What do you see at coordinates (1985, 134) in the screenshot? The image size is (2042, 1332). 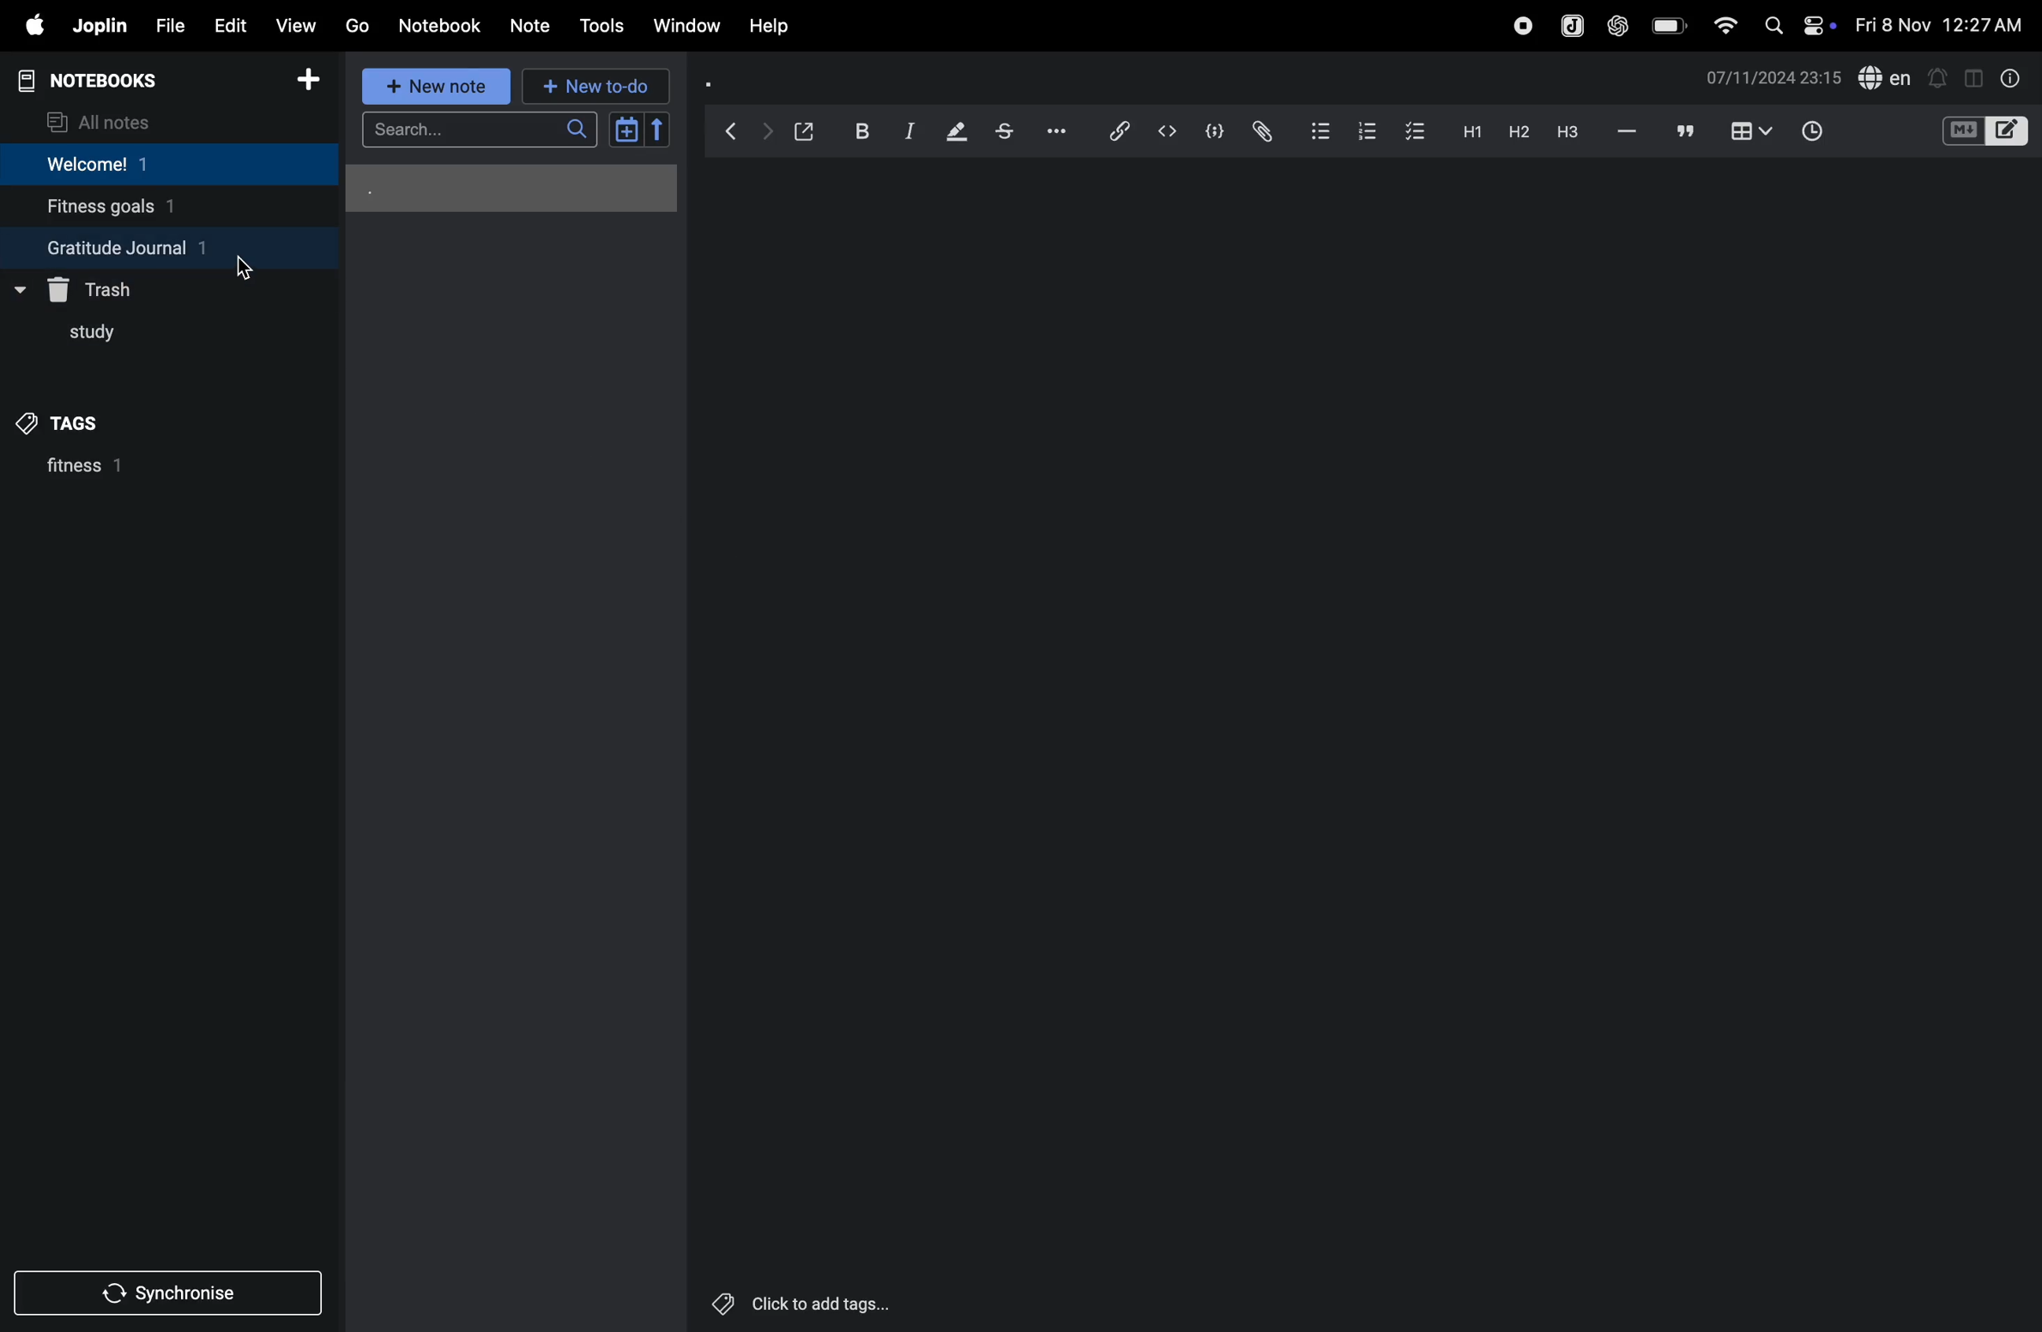 I see `toogle editor` at bounding box center [1985, 134].